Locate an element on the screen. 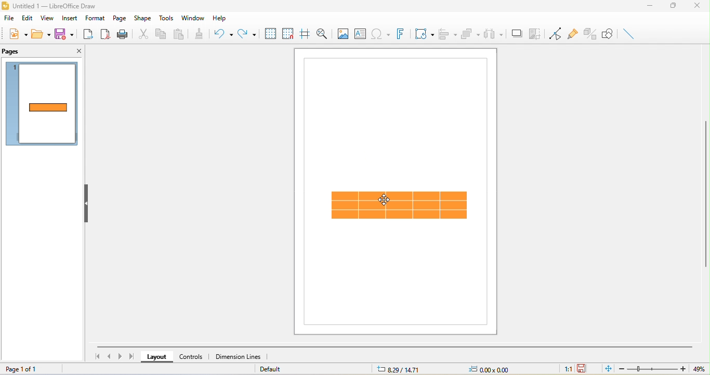 The image size is (710, 375). vertical scroll bar is located at coordinates (705, 194).